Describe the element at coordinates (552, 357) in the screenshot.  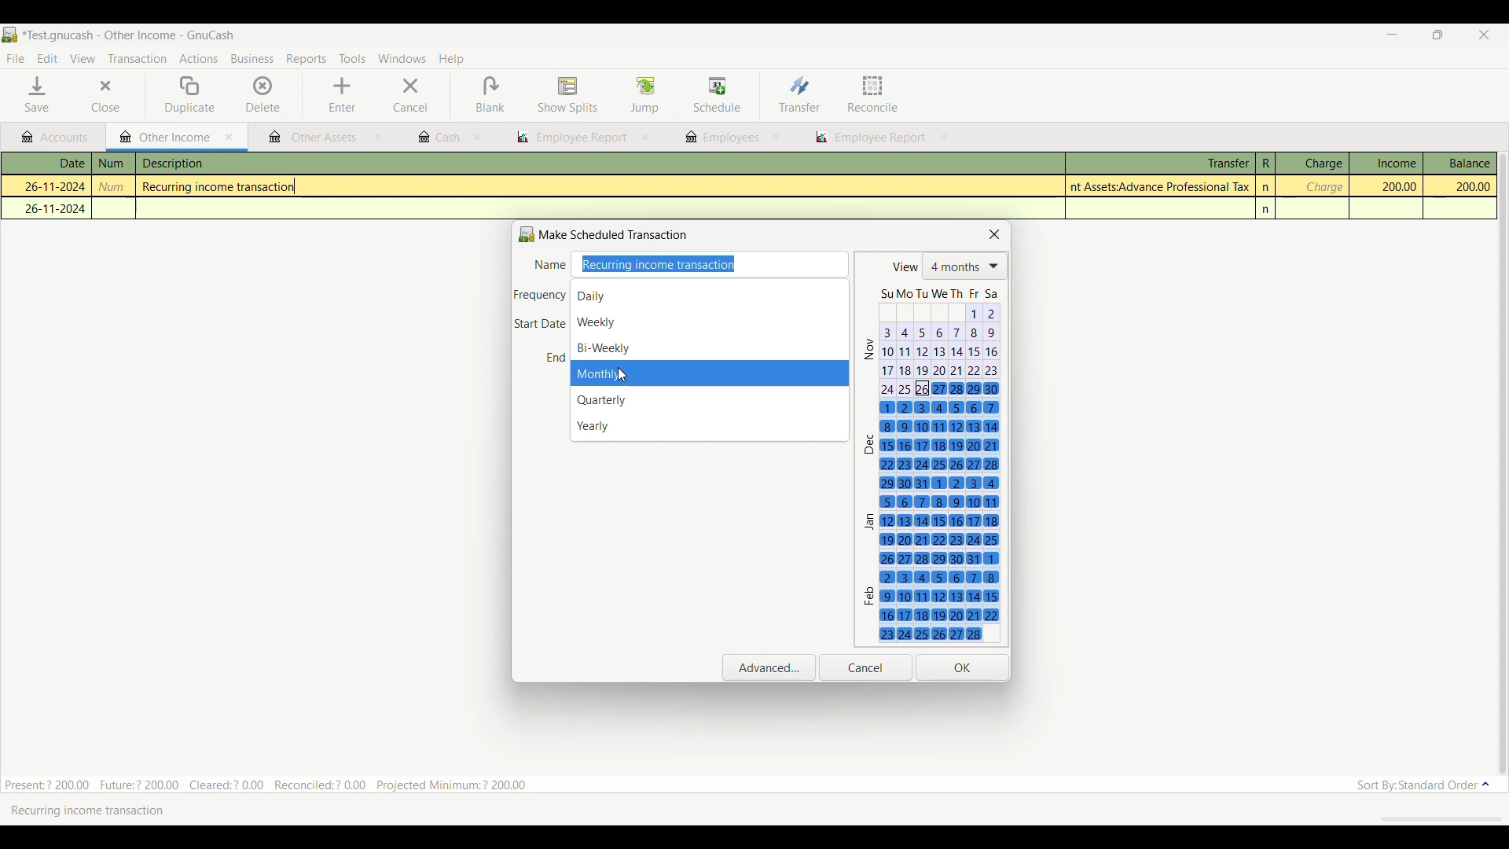
I see `End` at that location.